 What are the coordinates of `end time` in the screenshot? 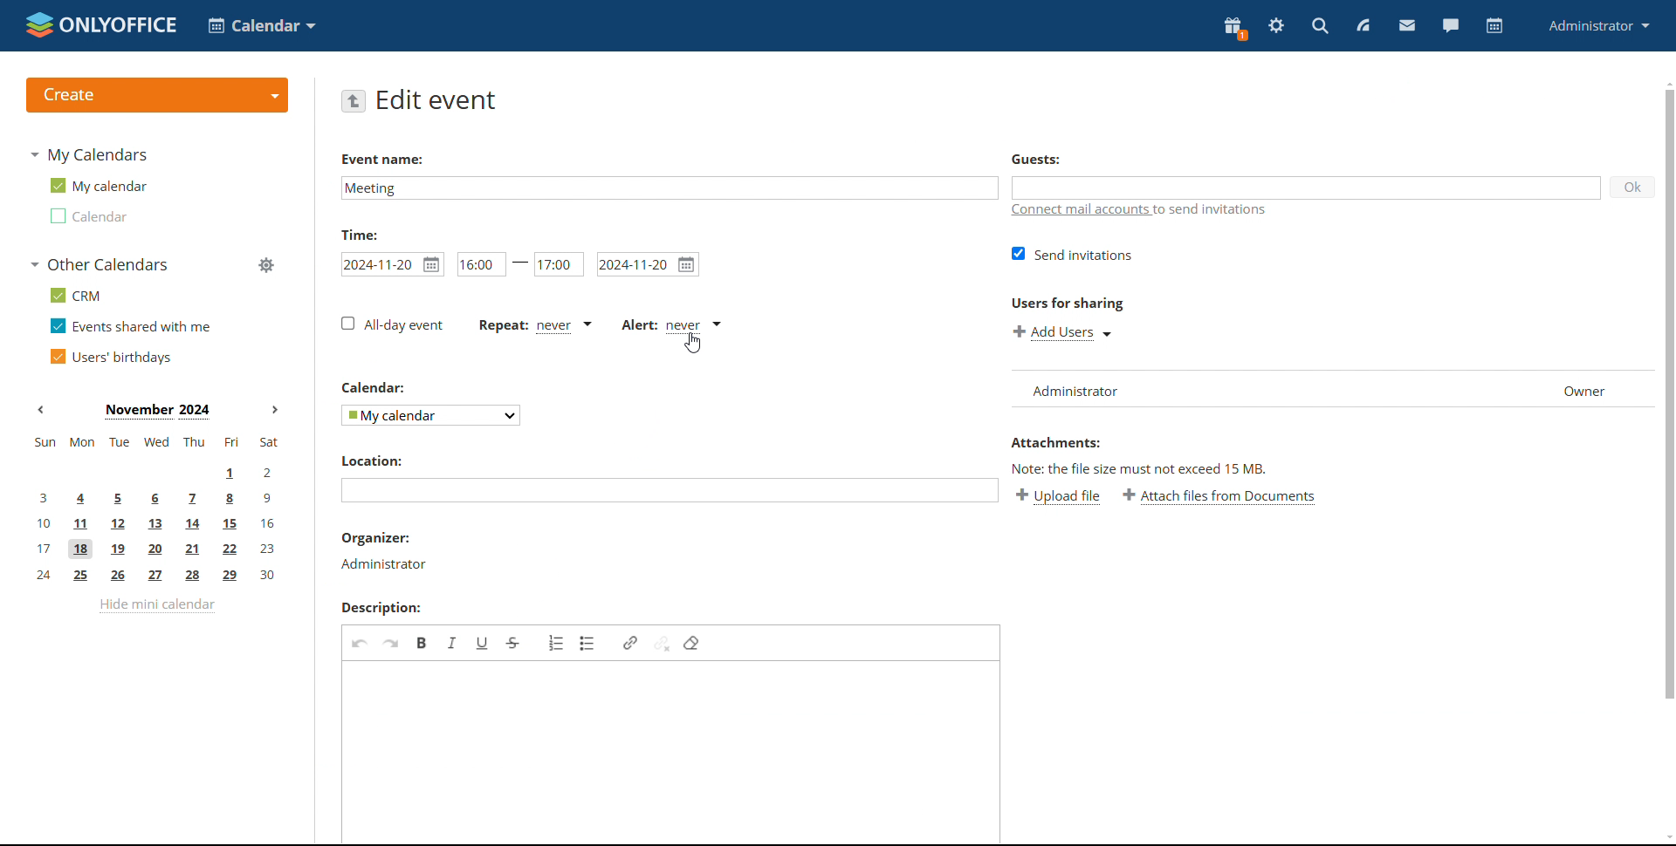 It's located at (559, 263).